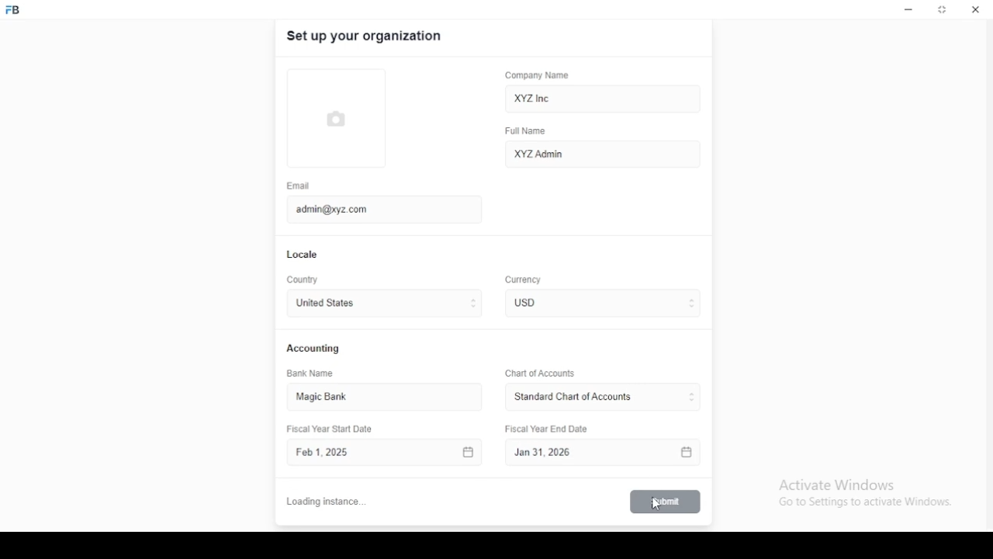  Describe the element at coordinates (598, 453) in the screenshot. I see `Fiscal Year End Date` at that location.